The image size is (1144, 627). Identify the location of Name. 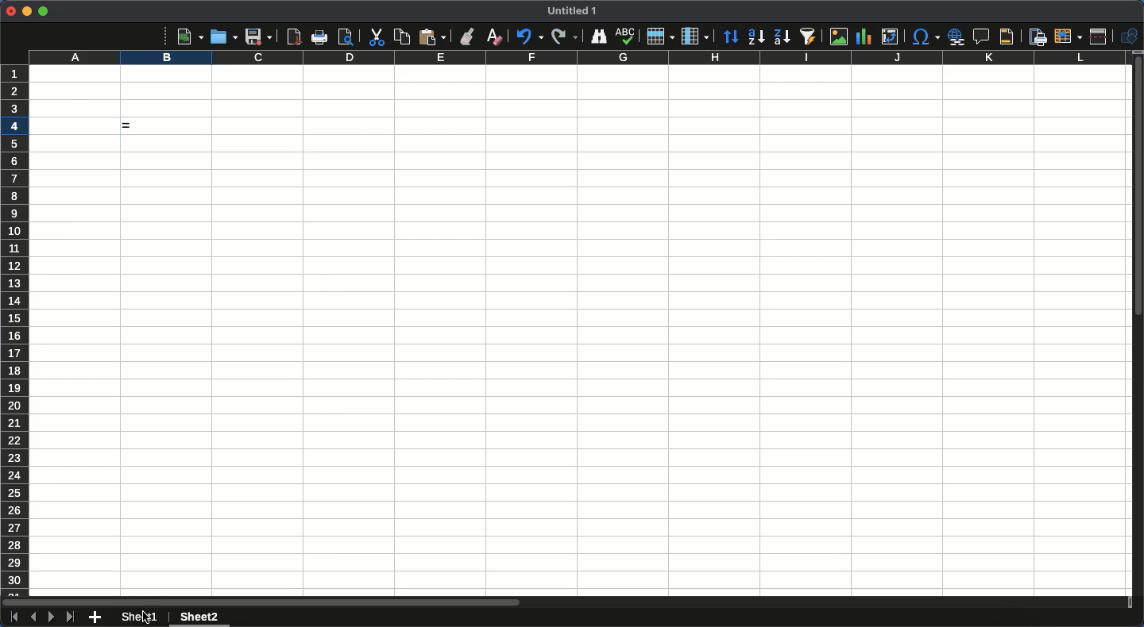
(574, 10).